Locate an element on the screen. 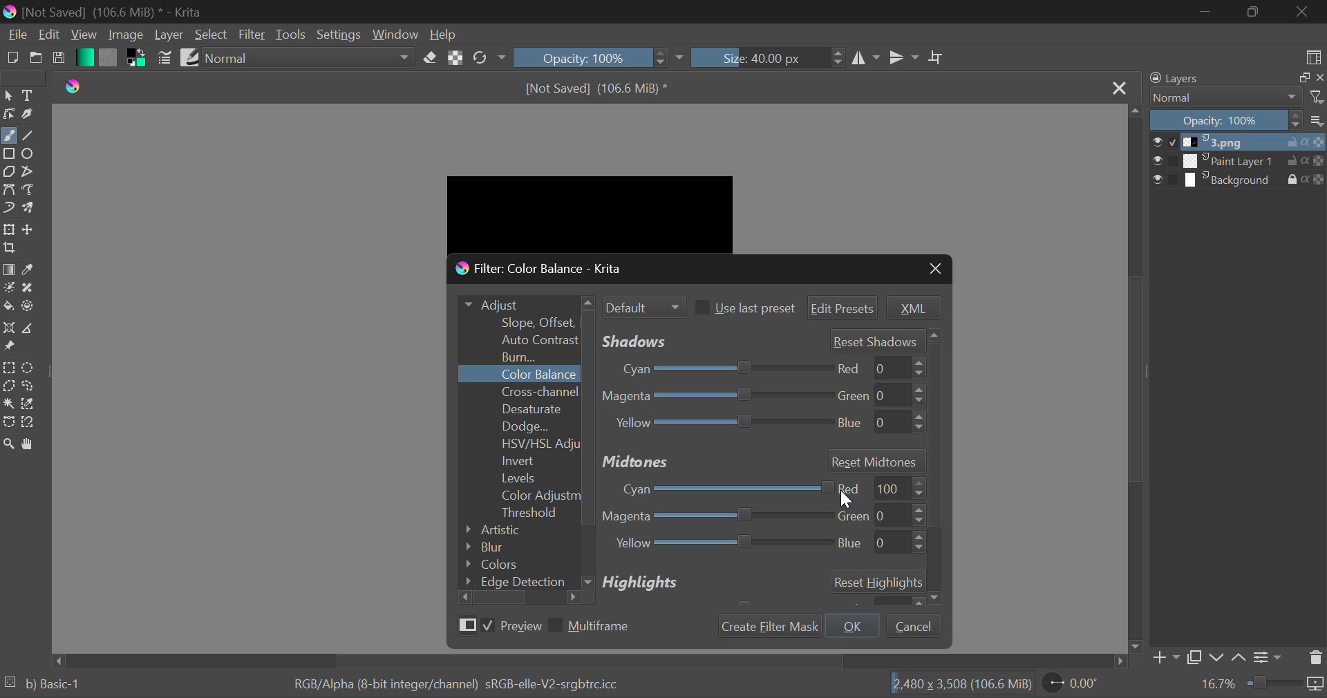 This screenshot has height=698, width=1327. Enclose and Fill is located at coordinates (29, 307).